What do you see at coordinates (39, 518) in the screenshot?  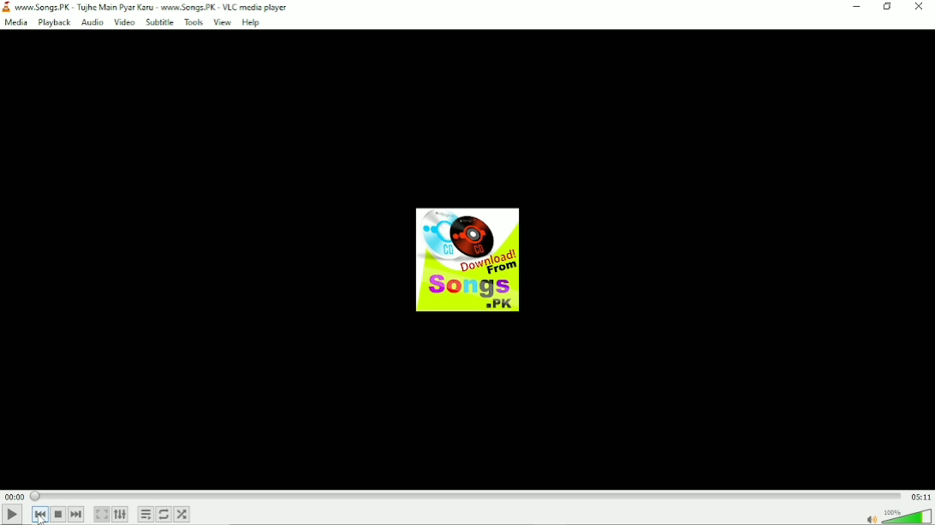 I see `cursor` at bounding box center [39, 518].